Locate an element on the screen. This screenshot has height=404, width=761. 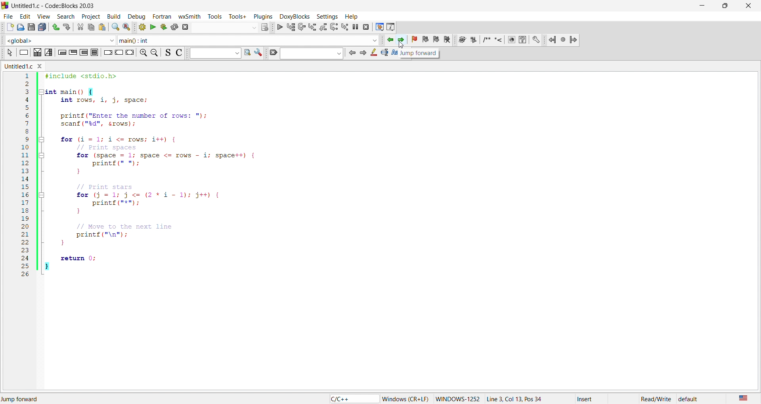
jump backward is located at coordinates (390, 39).